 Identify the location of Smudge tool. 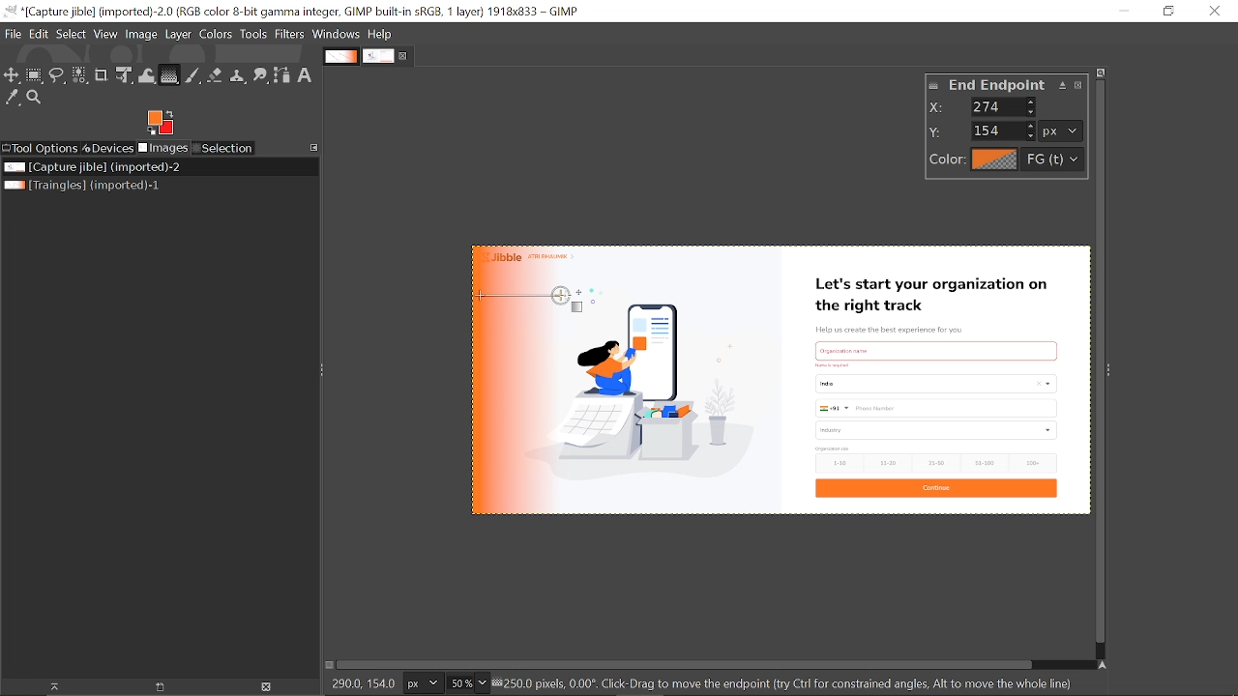
(259, 74).